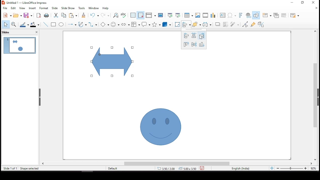 The height and width of the screenshot is (180, 320). What do you see at coordinates (248, 16) in the screenshot?
I see `insert hyperlink` at bounding box center [248, 16].